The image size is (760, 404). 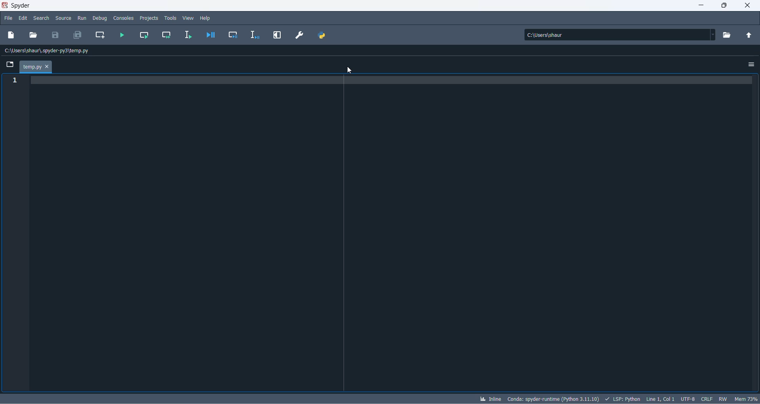 What do you see at coordinates (552, 398) in the screenshot?
I see `spyder version` at bounding box center [552, 398].